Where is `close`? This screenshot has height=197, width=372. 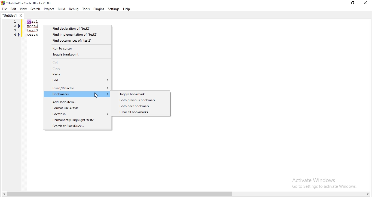 close is located at coordinates (367, 3).